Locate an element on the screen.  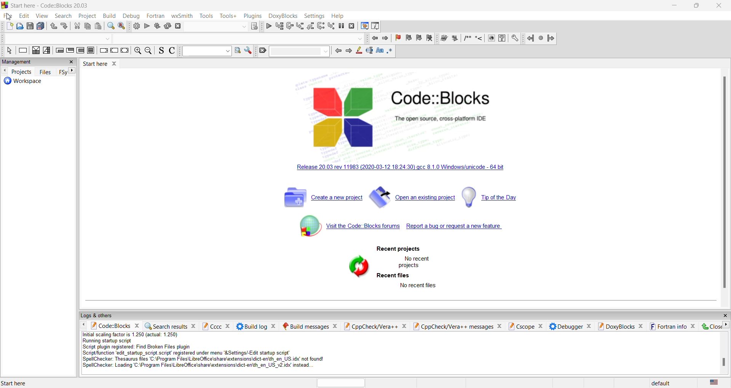
move right is located at coordinates (726, 325).